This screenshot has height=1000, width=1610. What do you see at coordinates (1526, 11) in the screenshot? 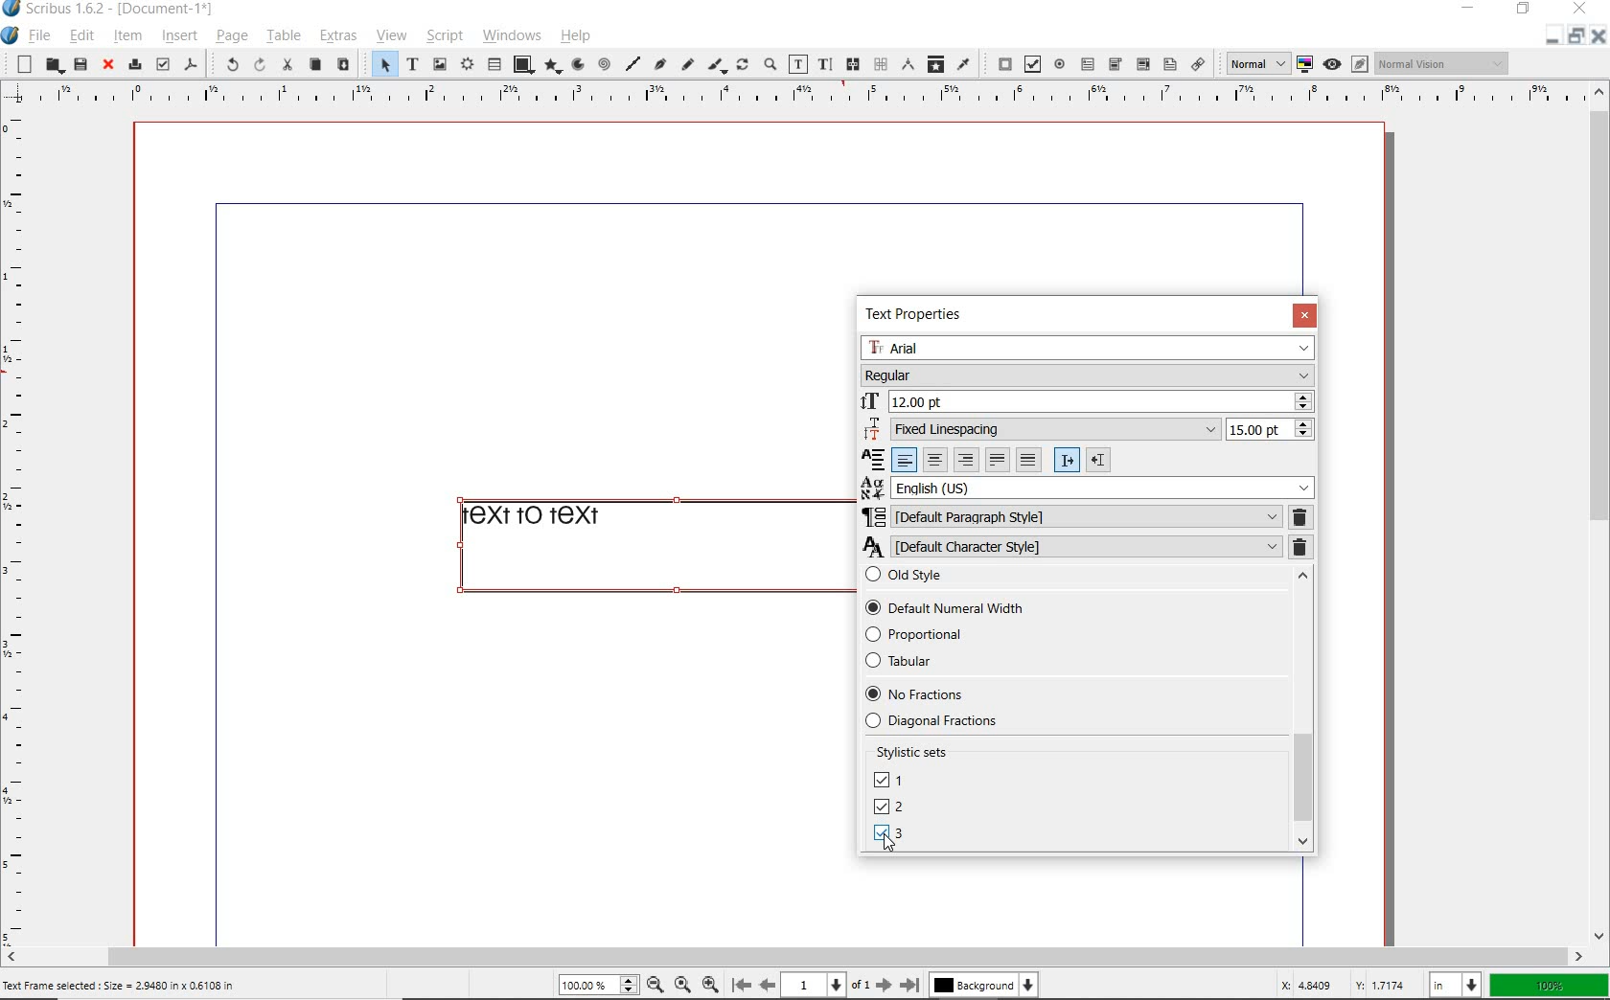
I see `restore` at bounding box center [1526, 11].